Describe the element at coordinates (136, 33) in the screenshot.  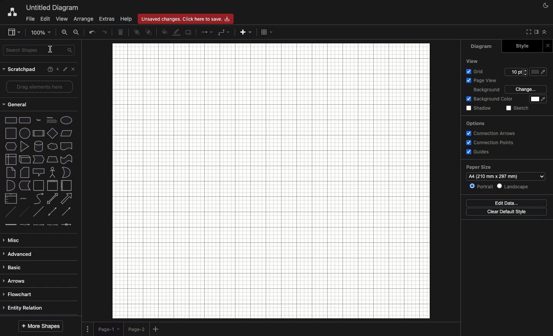
I see `To front` at that location.